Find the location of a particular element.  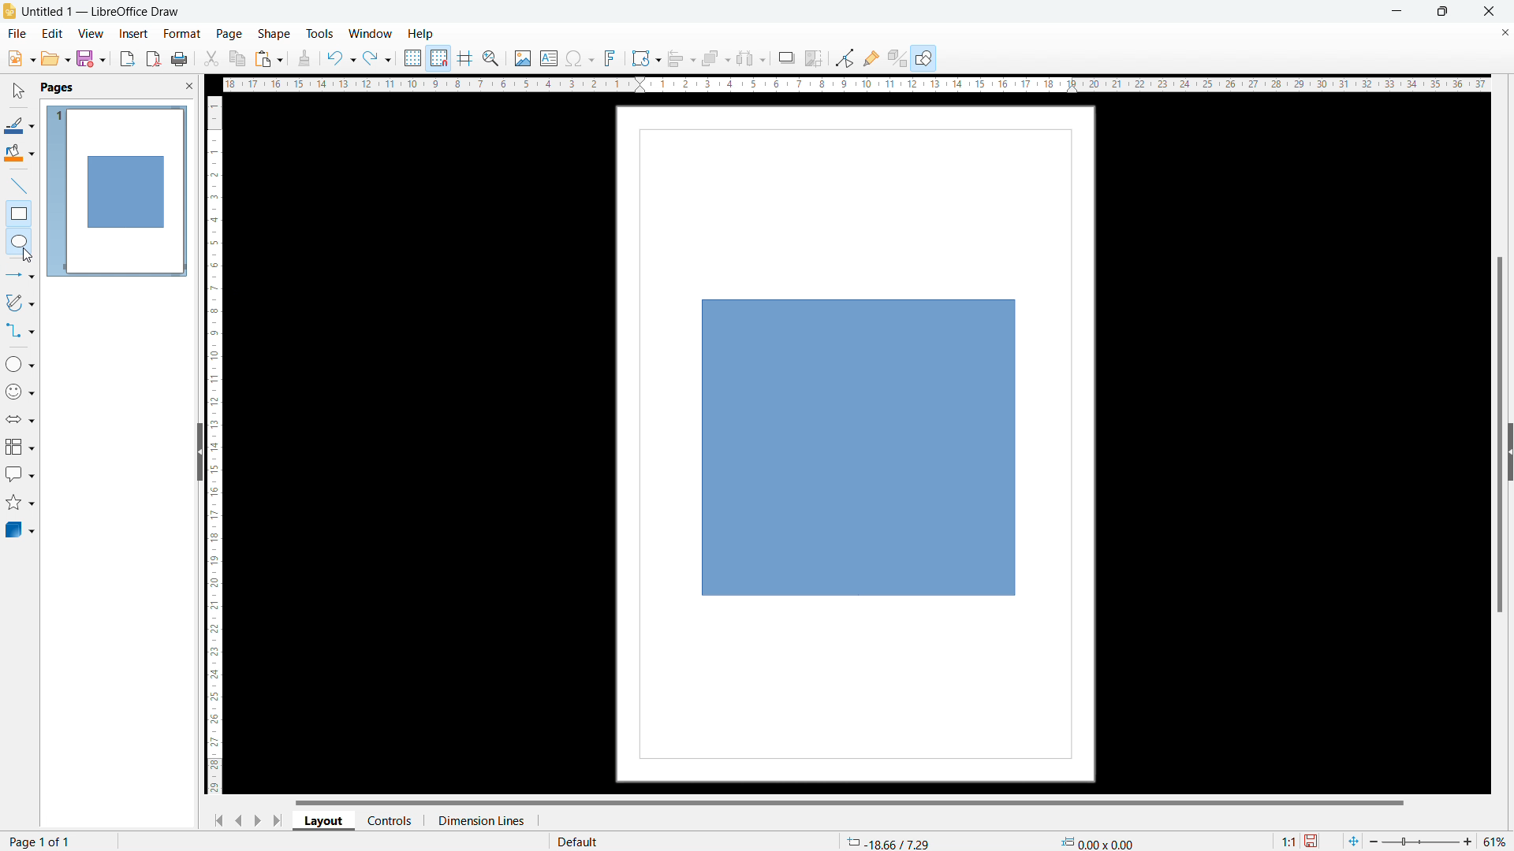

copy is located at coordinates (238, 58).